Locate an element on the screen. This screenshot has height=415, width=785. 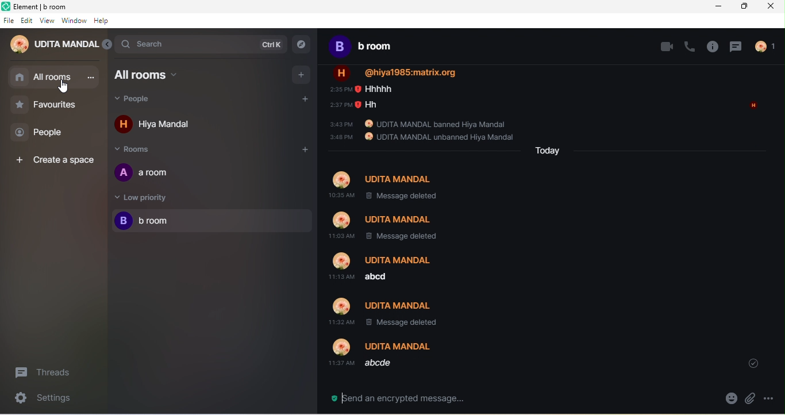
favourites is located at coordinates (54, 104).